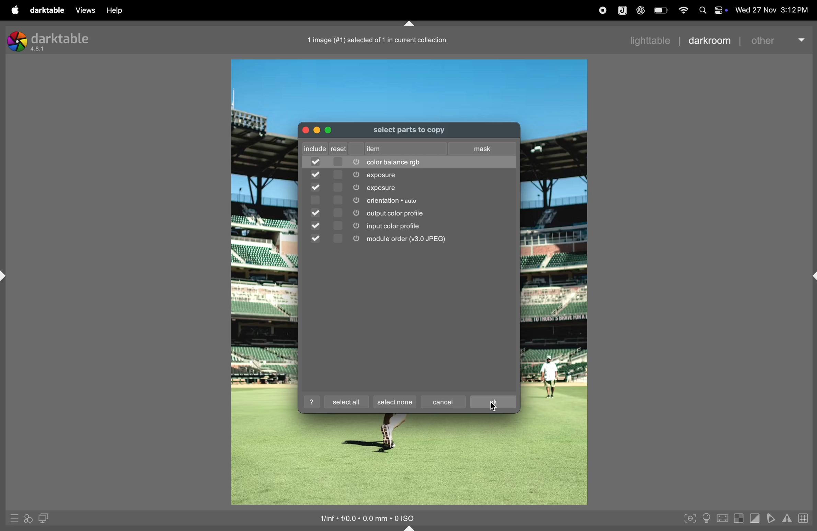  Describe the element at coordinates (690, 517) in the screenshot. I see `toggle focus peaking mode` at that location.